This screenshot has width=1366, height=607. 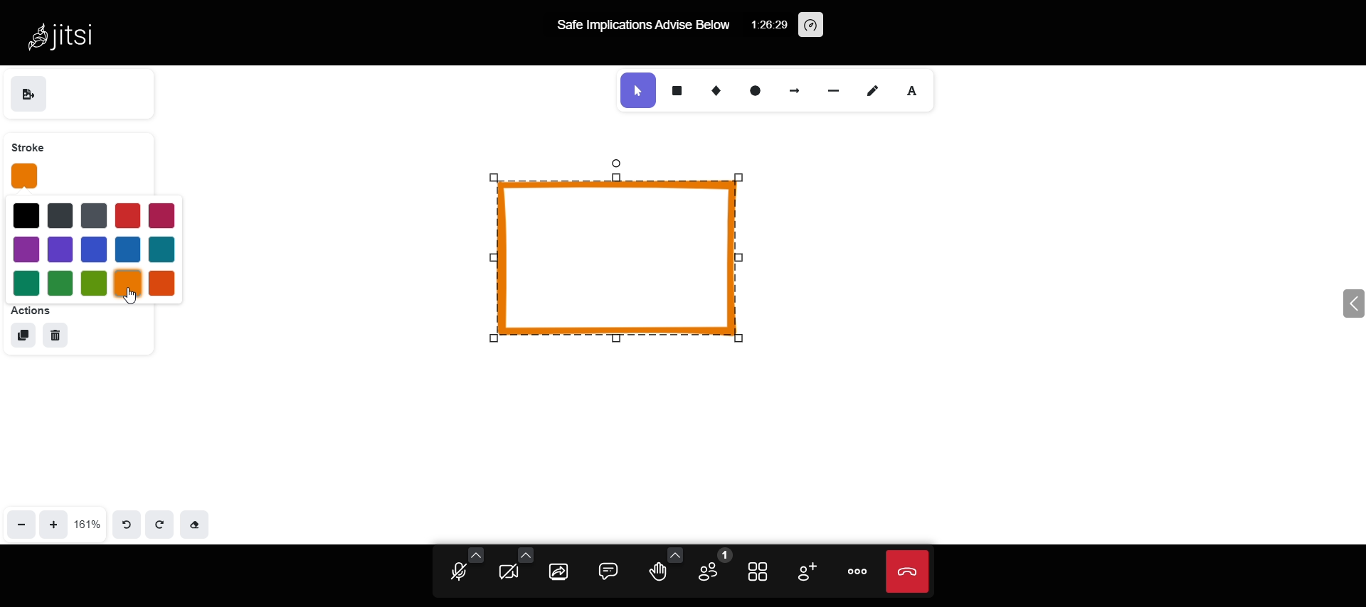 I want to click on stroke changed, so click(x=29, y=177).